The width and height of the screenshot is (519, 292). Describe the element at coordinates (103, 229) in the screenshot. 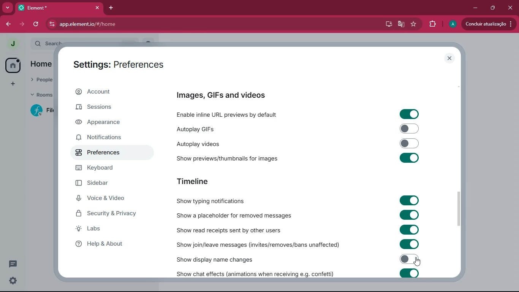

I see `labs` at that location.